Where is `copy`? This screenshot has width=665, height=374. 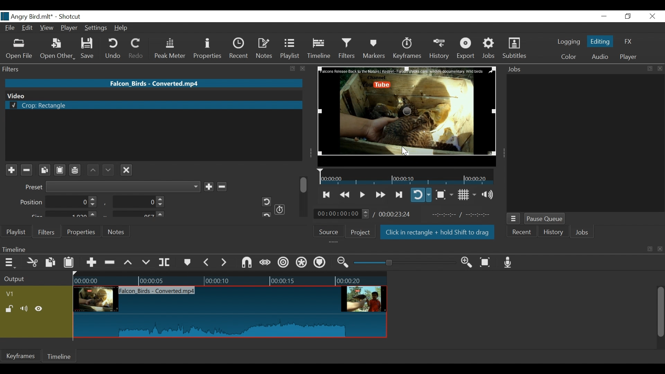 copy is located at coordinates (649, 69).